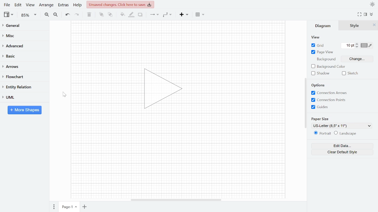  I want to click on Fill line, so click(131, 15).